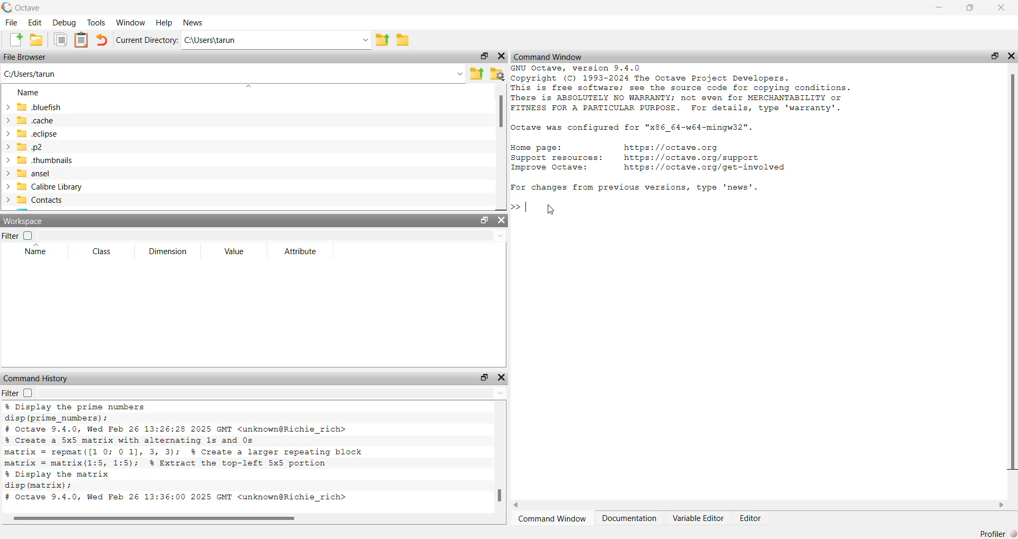 The image size is (1018, 539). What do you see at coordinates (28, 58) in the screenshot?
I see `file browser` at bounding box center [28, 58].